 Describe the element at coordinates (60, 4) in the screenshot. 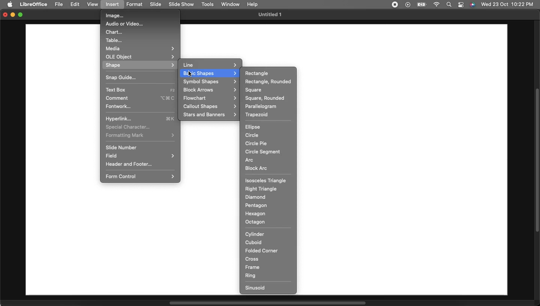

I see `File` at that location.